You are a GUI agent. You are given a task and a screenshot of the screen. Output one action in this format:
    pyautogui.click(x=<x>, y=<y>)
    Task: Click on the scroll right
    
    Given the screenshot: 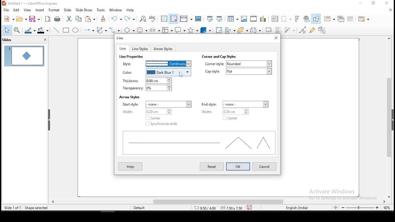 What is the action you would take?
    pyautogui.click(x=385, y=201)
    